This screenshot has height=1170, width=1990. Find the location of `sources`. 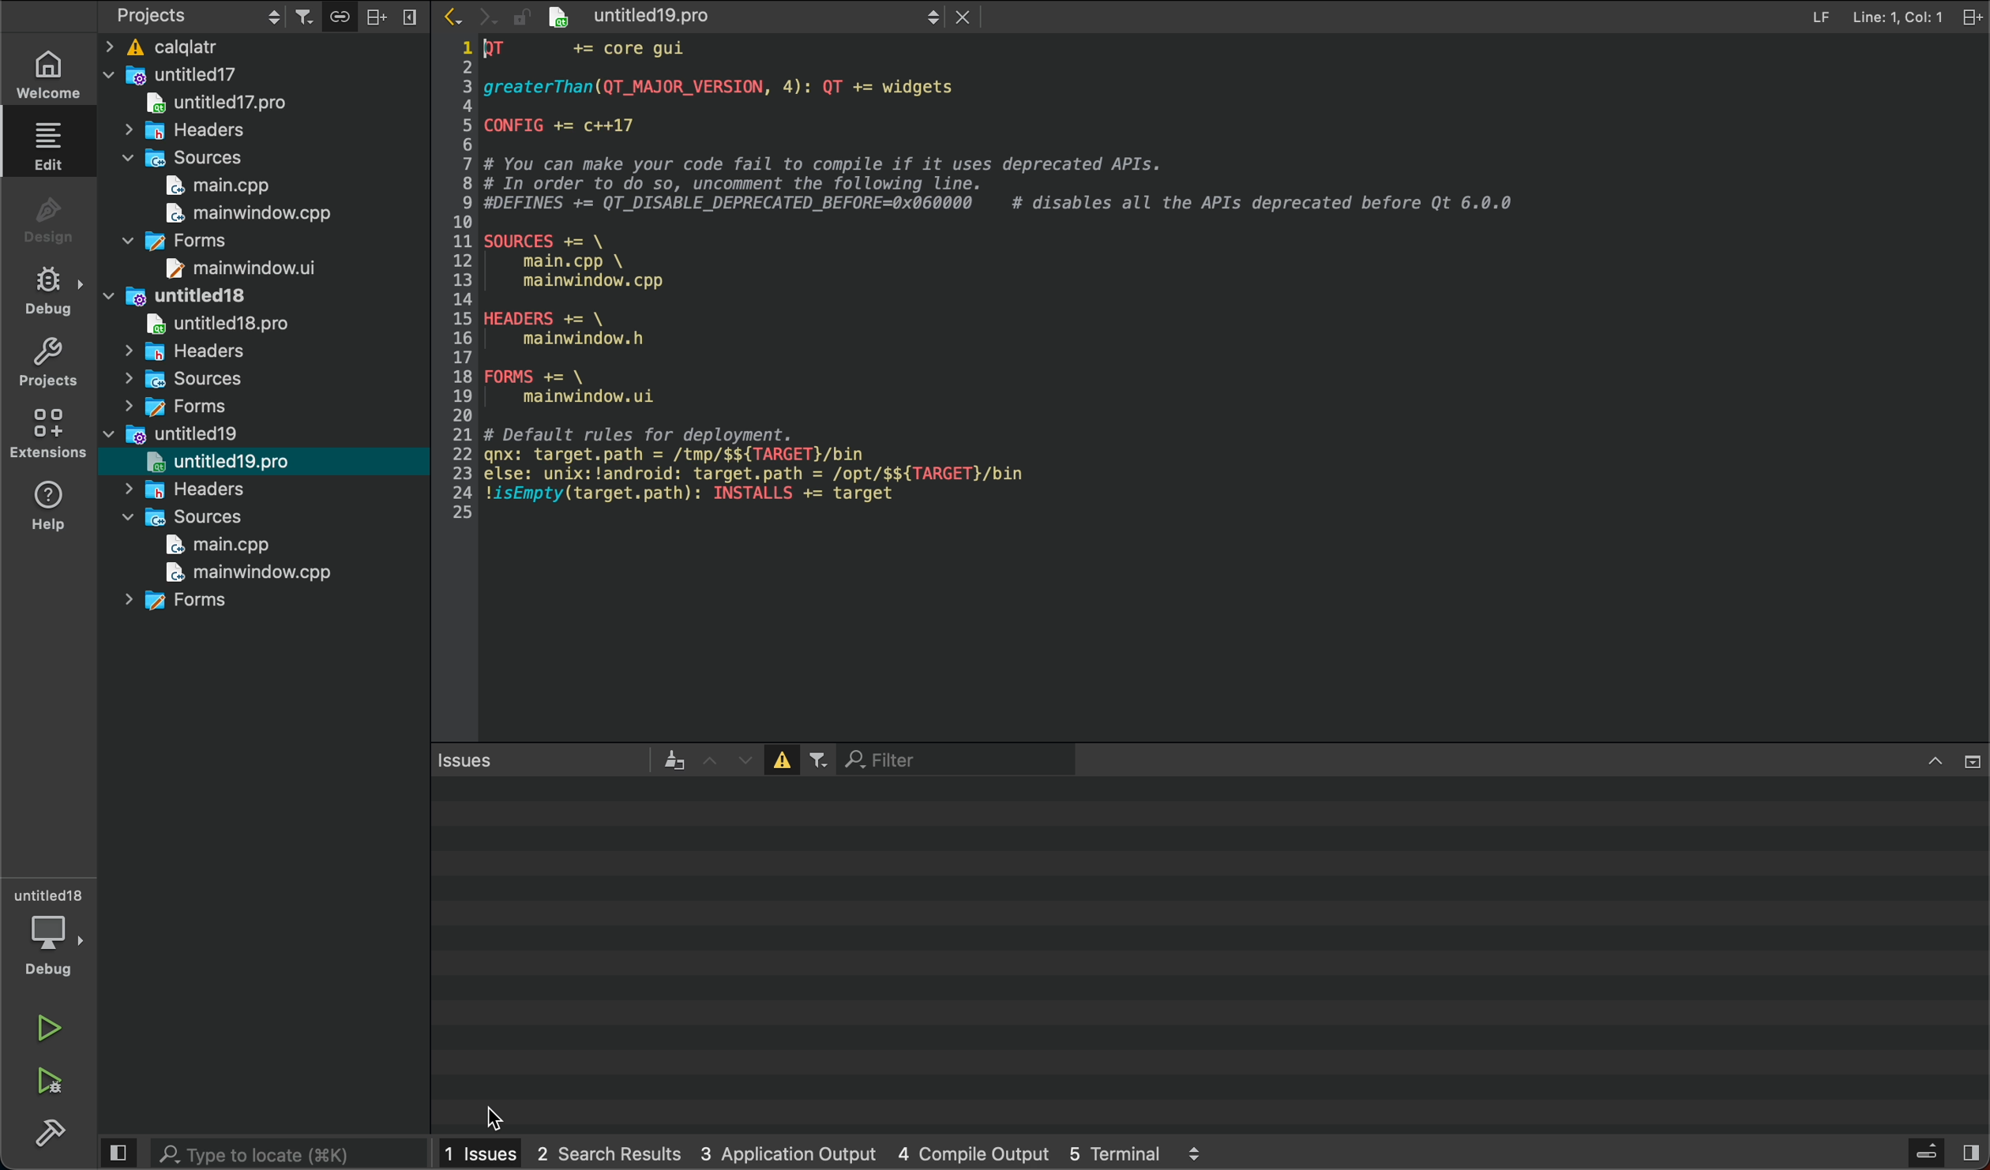

sources is located at coordinates (186, 157).